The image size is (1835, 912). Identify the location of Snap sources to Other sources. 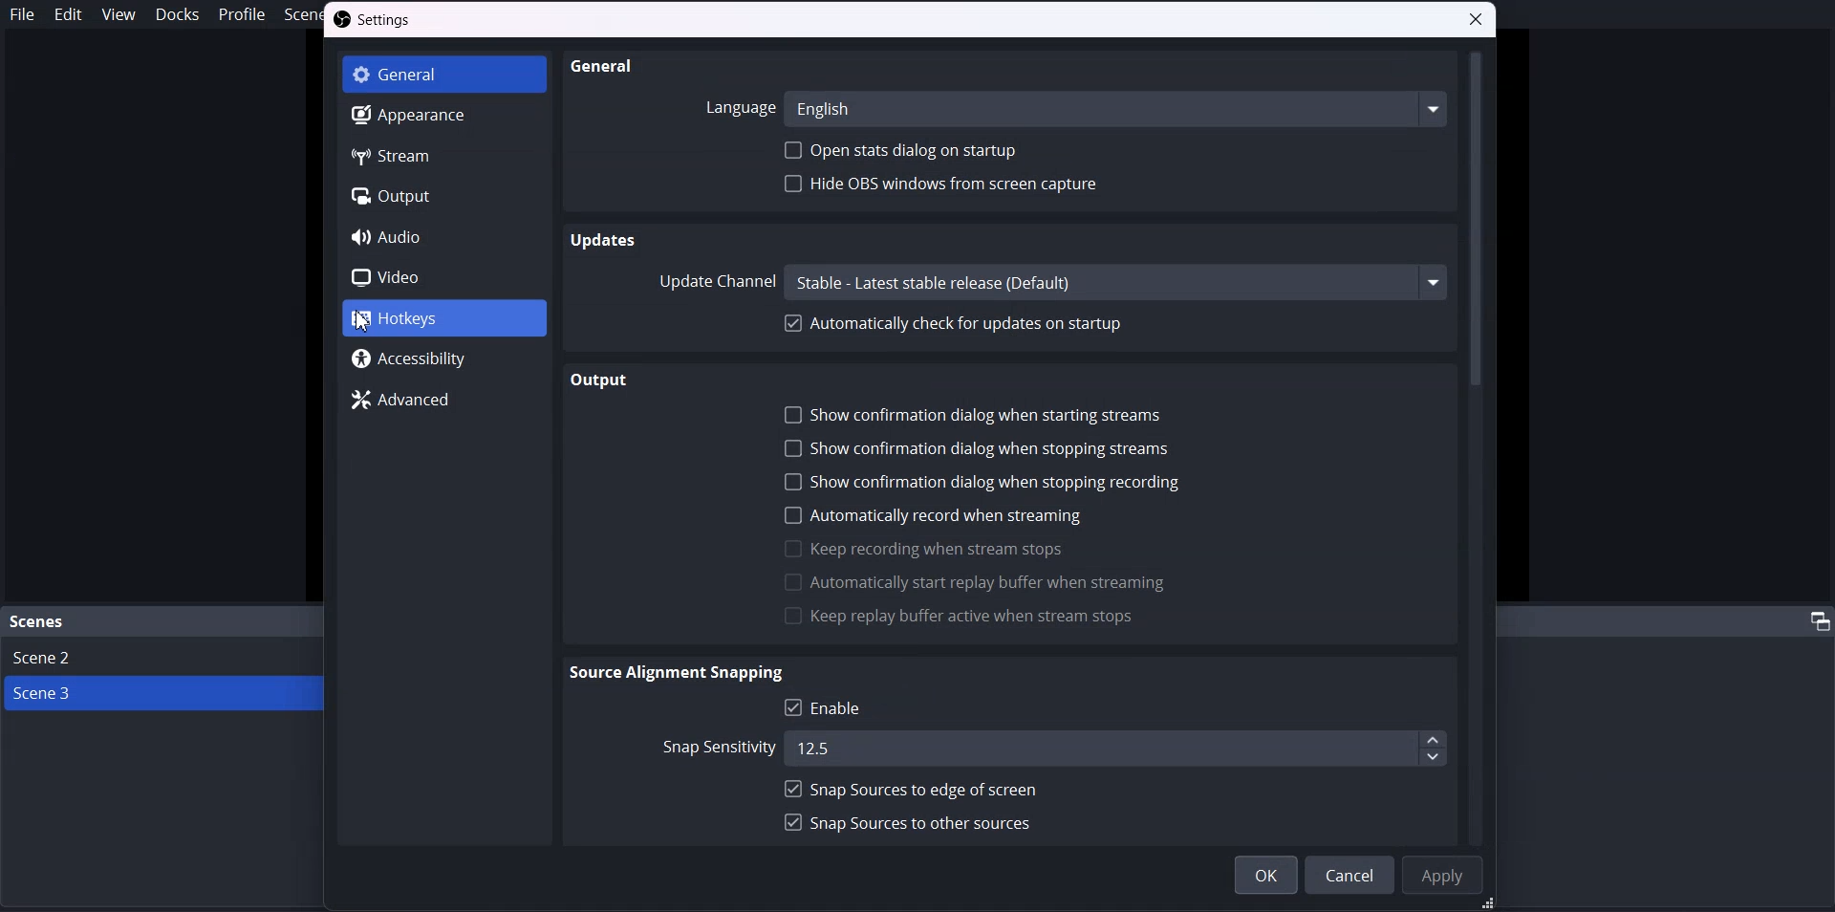
(912, 822).